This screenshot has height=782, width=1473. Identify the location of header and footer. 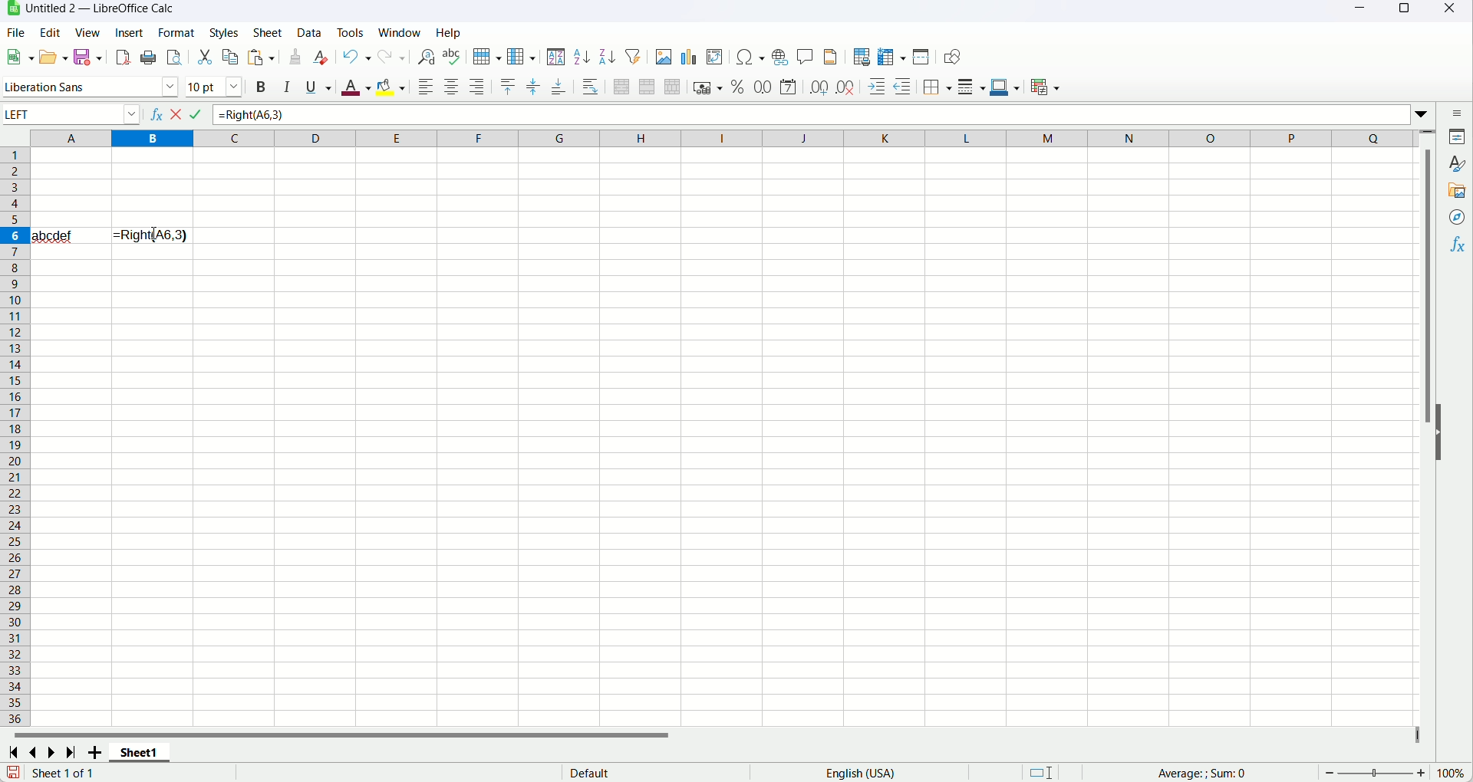
(832, 58).